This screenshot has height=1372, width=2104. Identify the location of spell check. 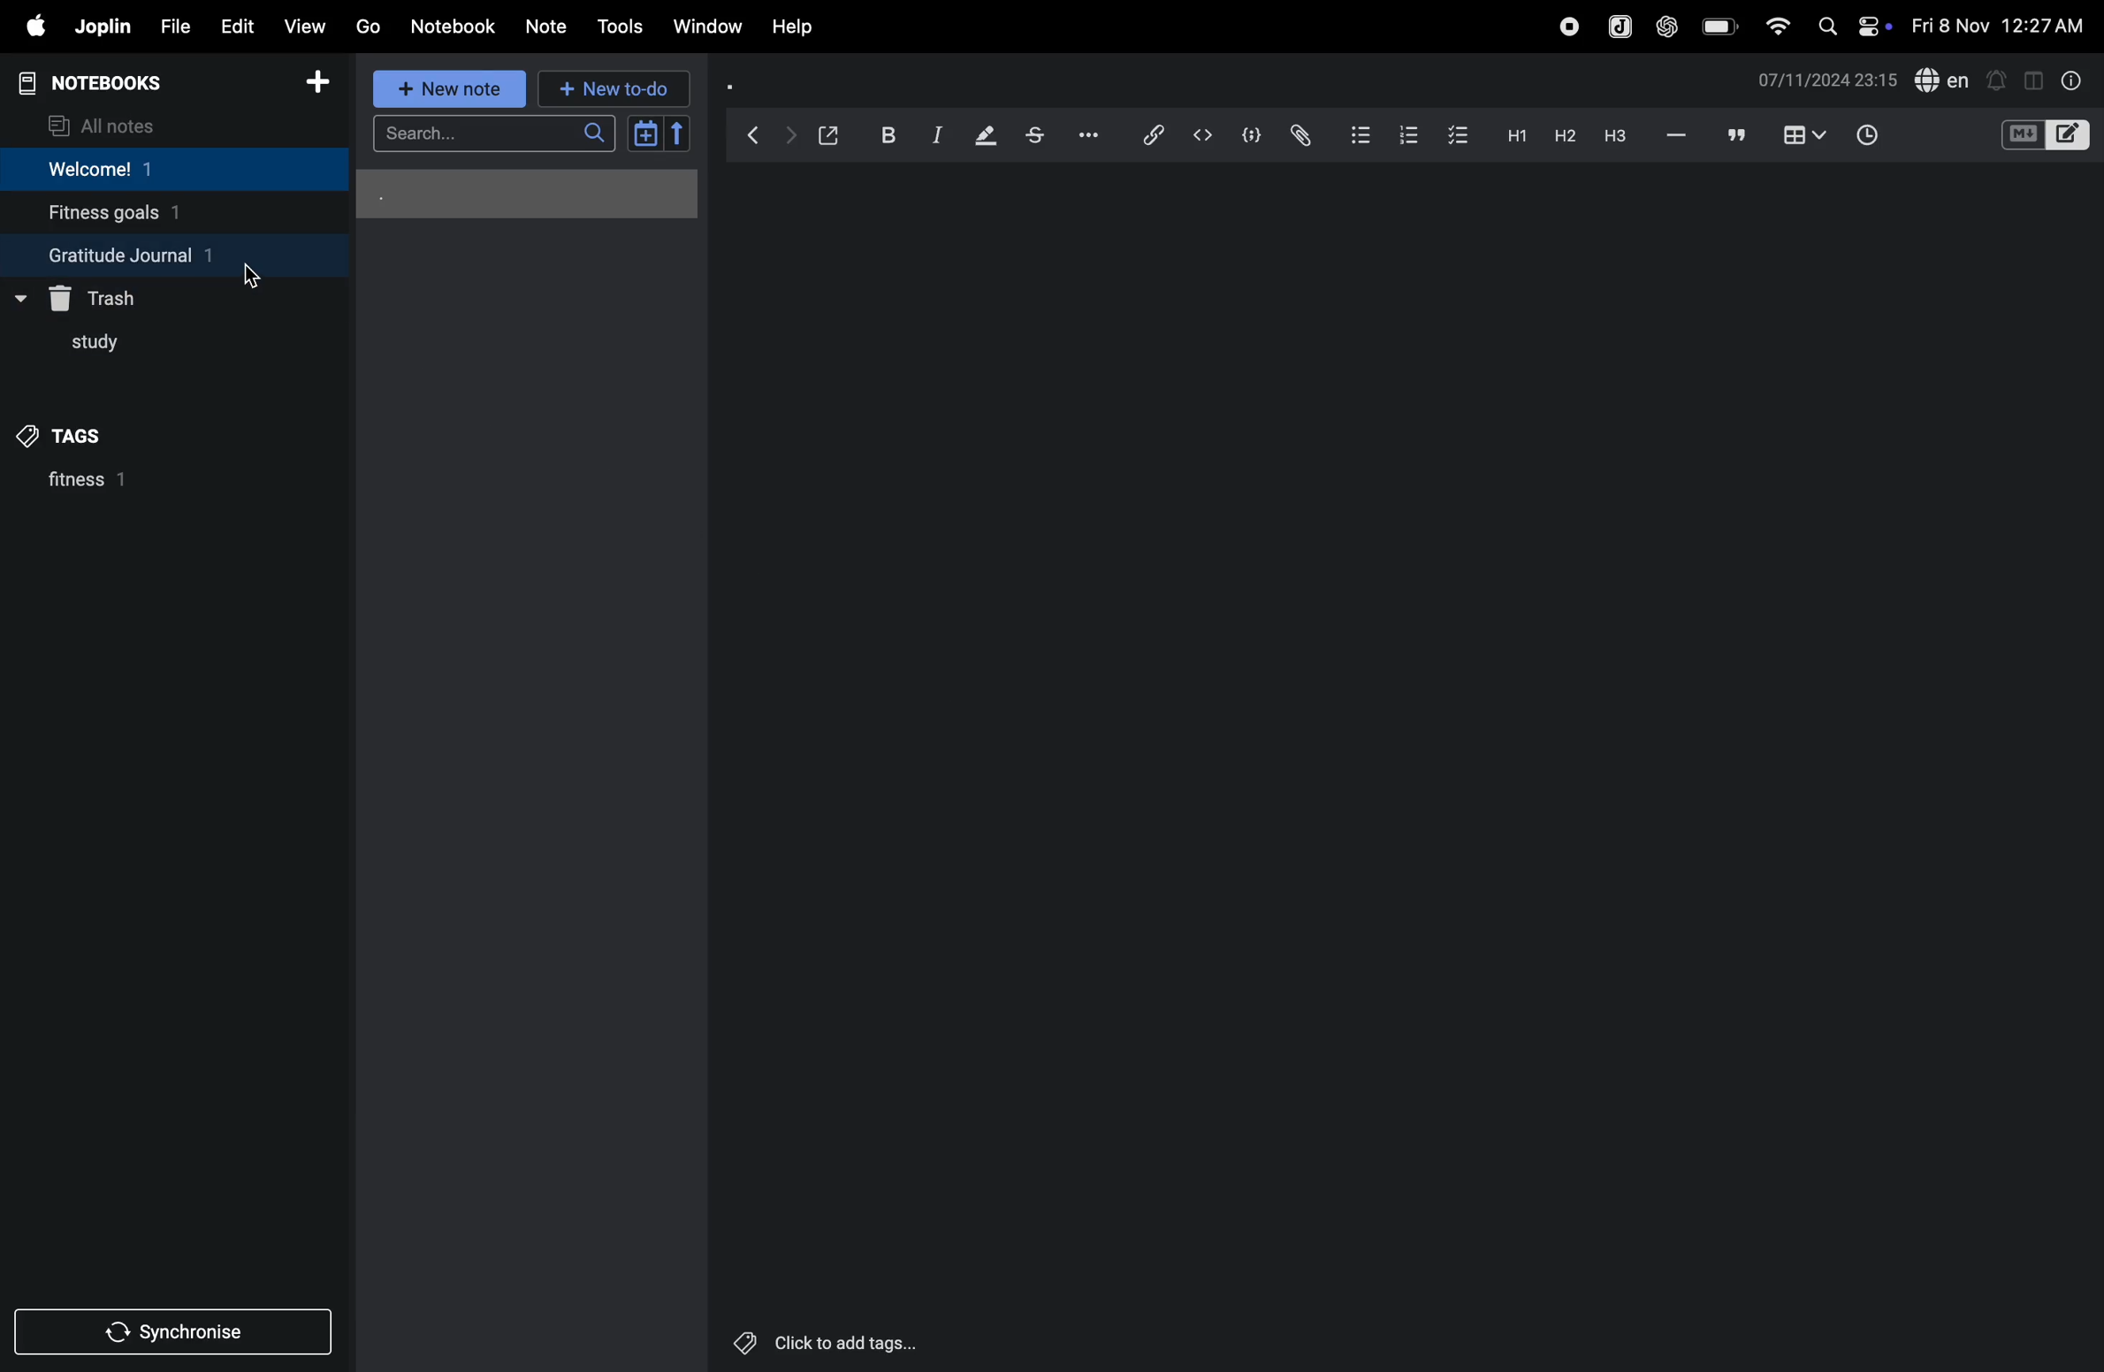
(1944, 79).